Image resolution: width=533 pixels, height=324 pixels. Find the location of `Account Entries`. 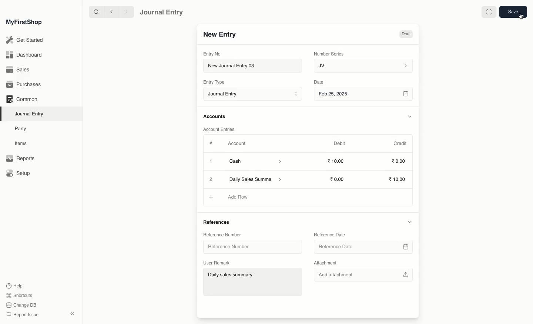

Account Entries is located at coordinates (222, 129).